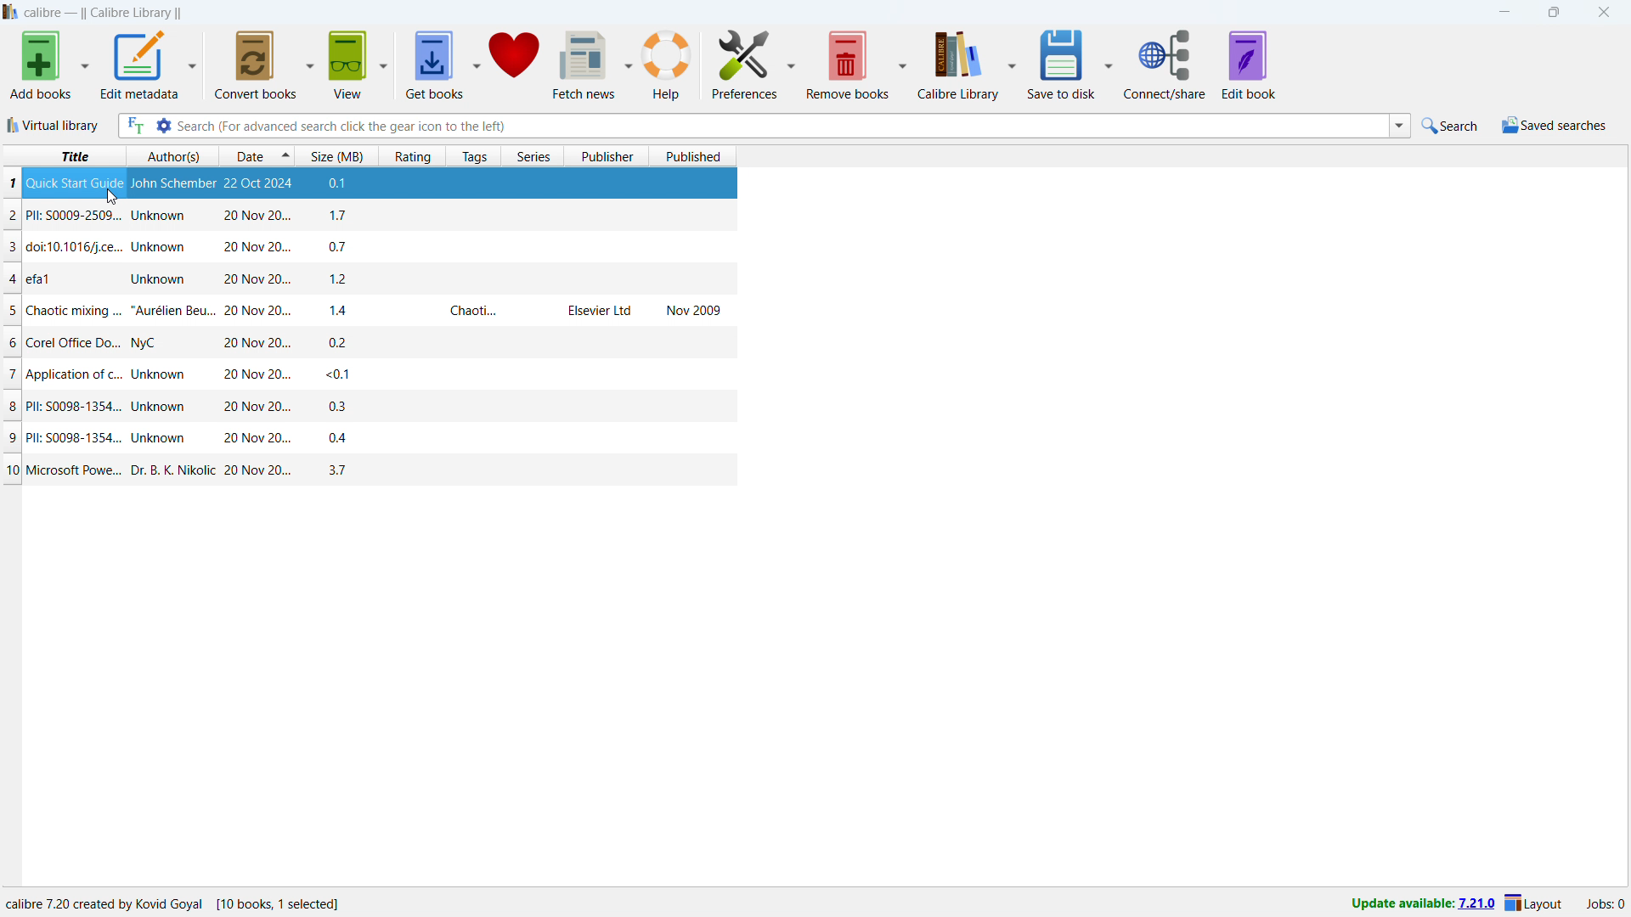 The width and height of the screenshot is (1631, 917). Describe the element at coordinates (1419, 905) in the screenshot. I see `uodate` at that location.